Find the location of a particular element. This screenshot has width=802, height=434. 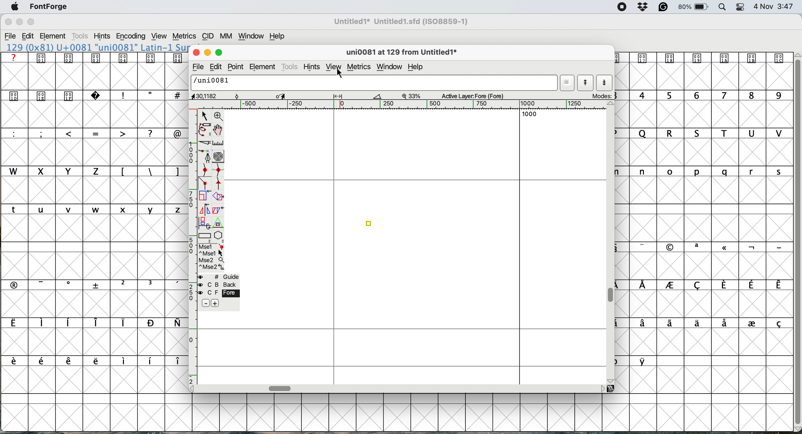

Scroll Button is located at coordinates (193, 389).